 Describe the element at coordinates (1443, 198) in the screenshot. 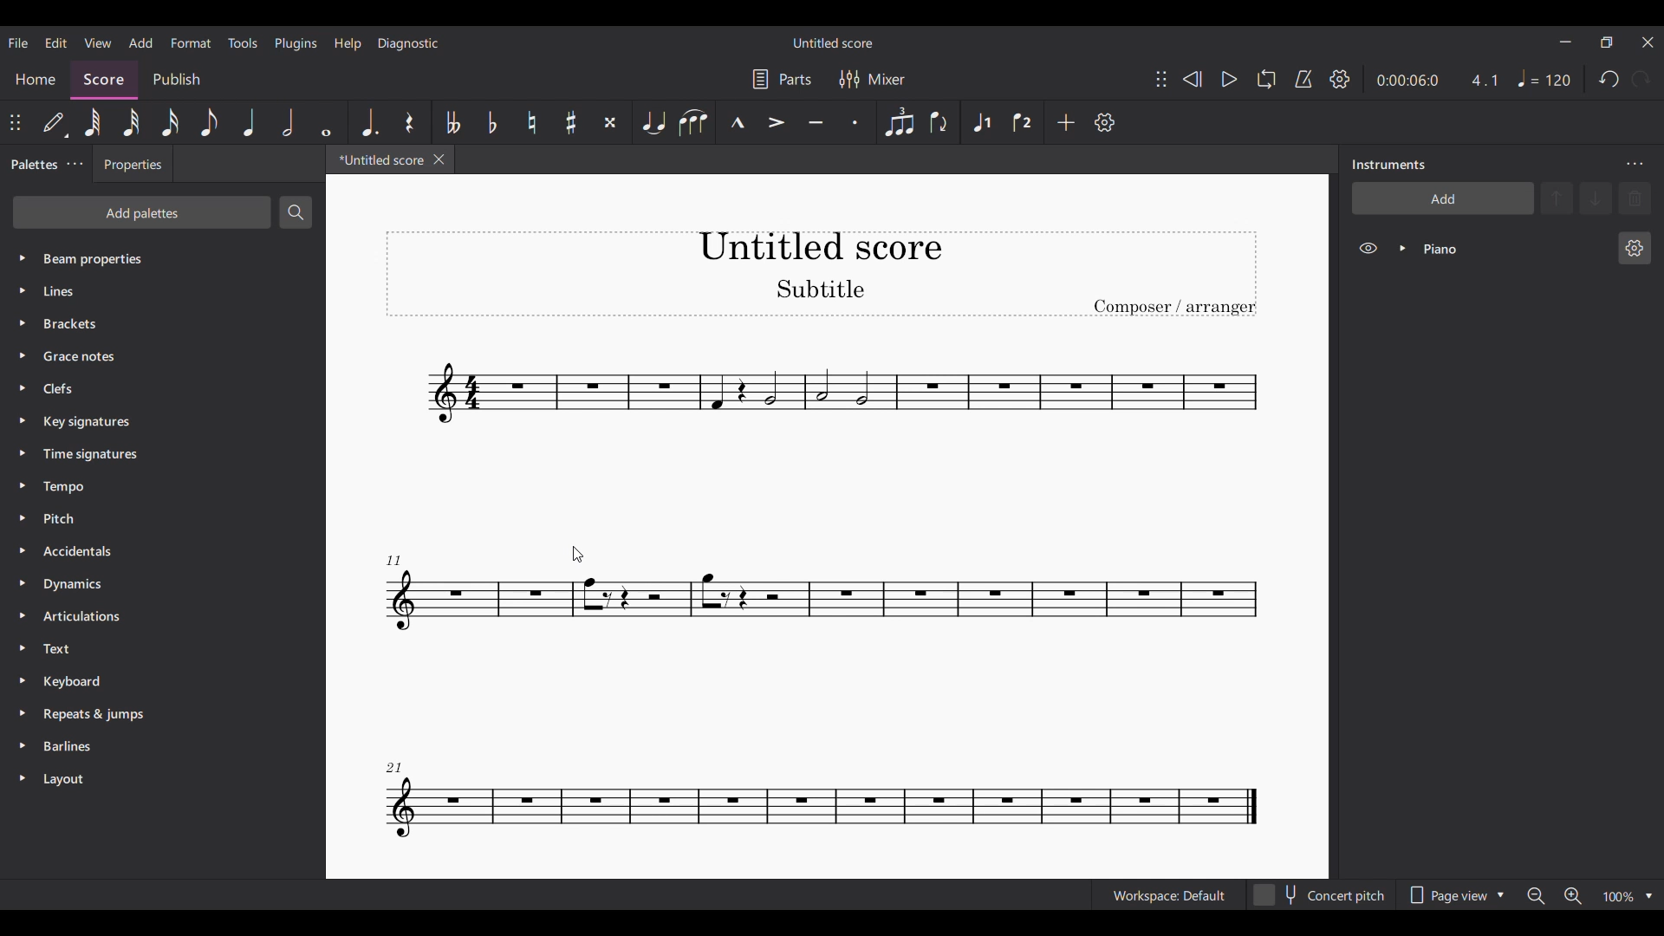

I see `Add instrument` at that location.